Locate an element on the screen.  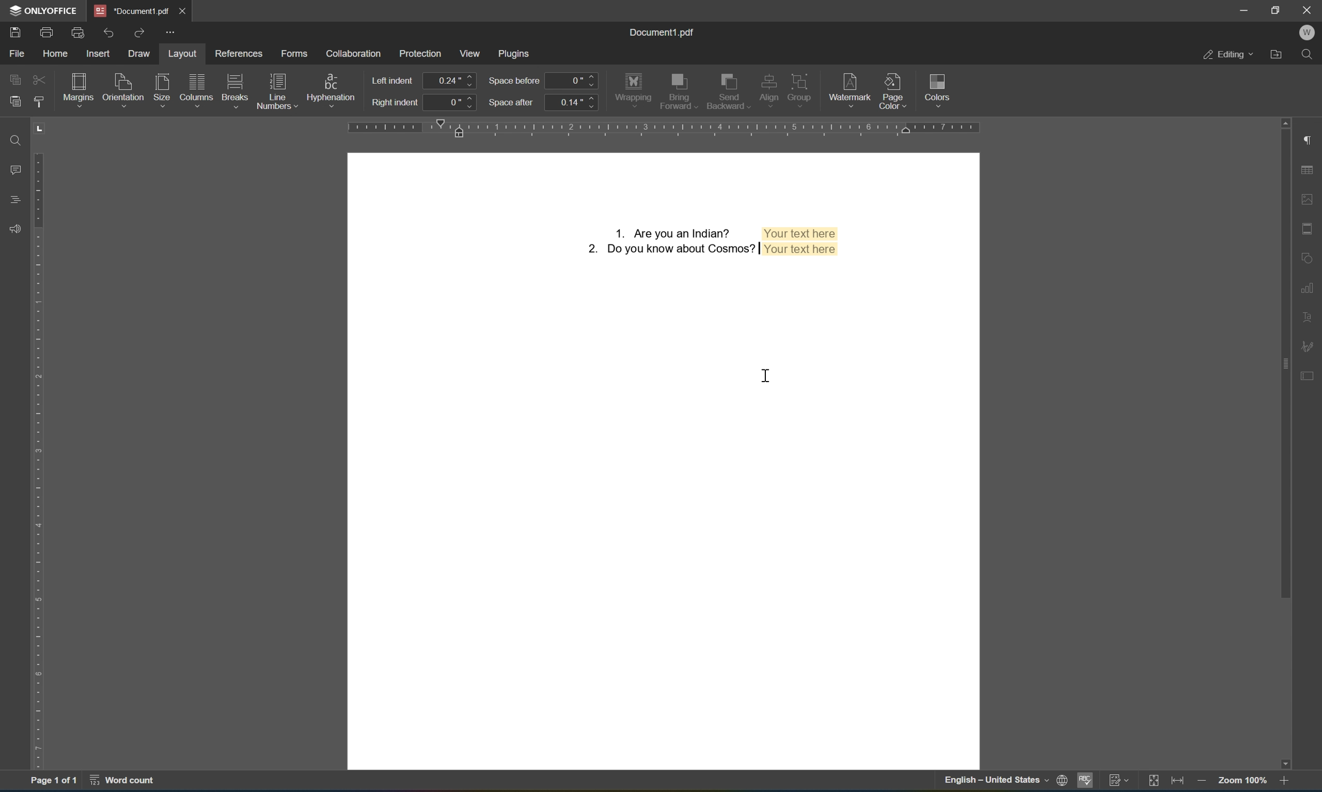
space after is located at coordinates (512, 103).